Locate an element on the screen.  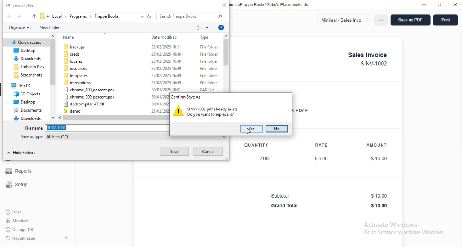
setup is located at coordinates (17, 185).